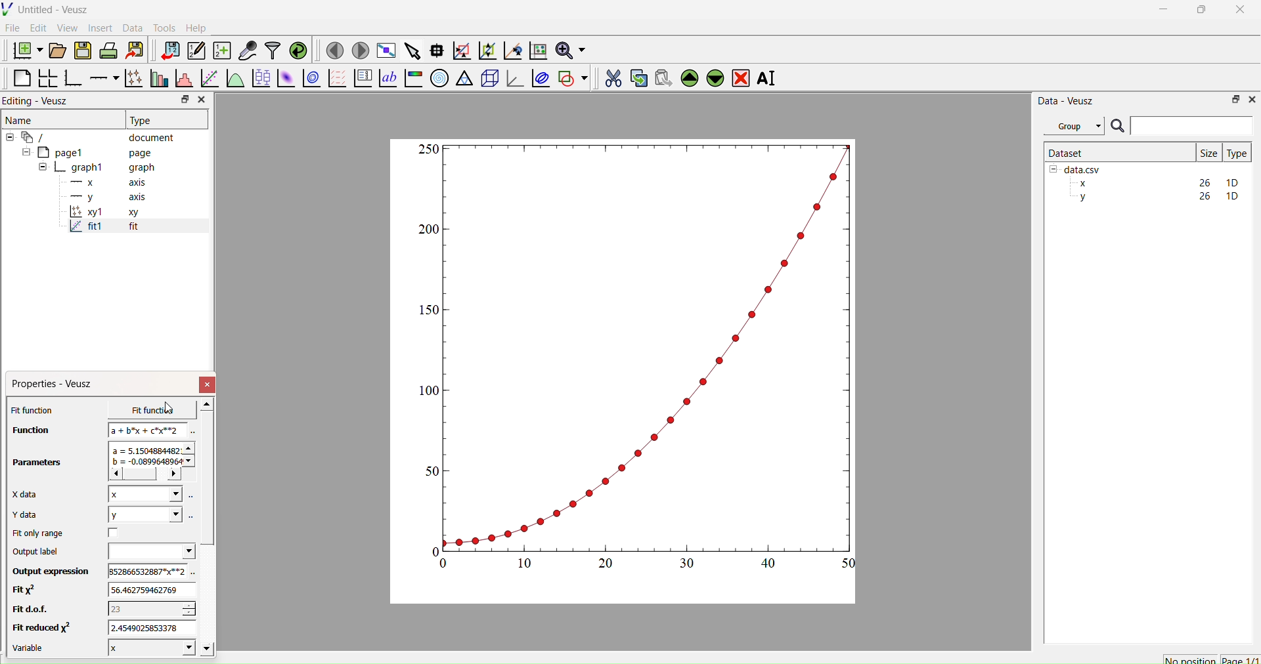  I want to click on Remove, so click(740, 77).